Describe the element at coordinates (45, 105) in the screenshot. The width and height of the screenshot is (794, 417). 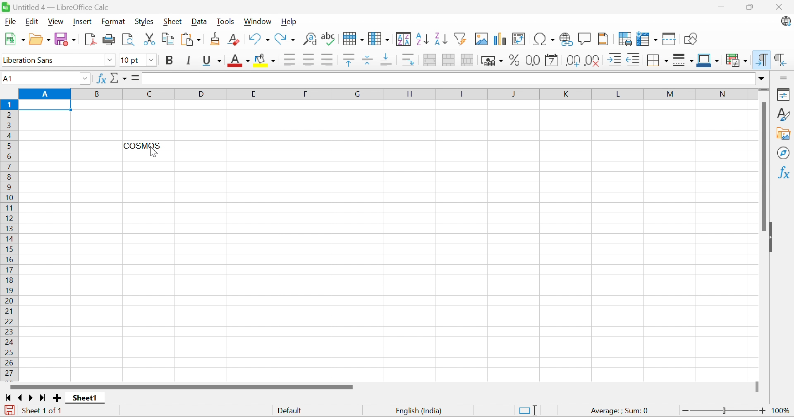
I see `selected cell` at that location.